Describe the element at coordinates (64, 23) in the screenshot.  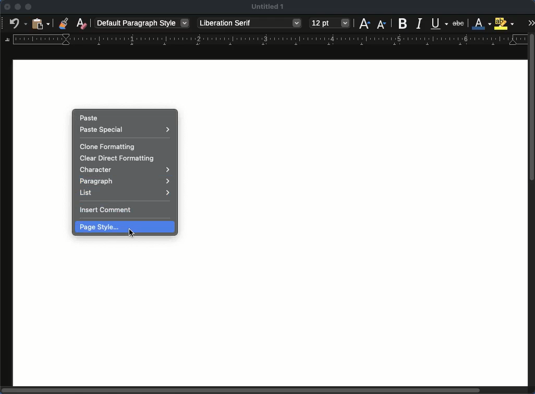
I see `clone formatting` at that location.